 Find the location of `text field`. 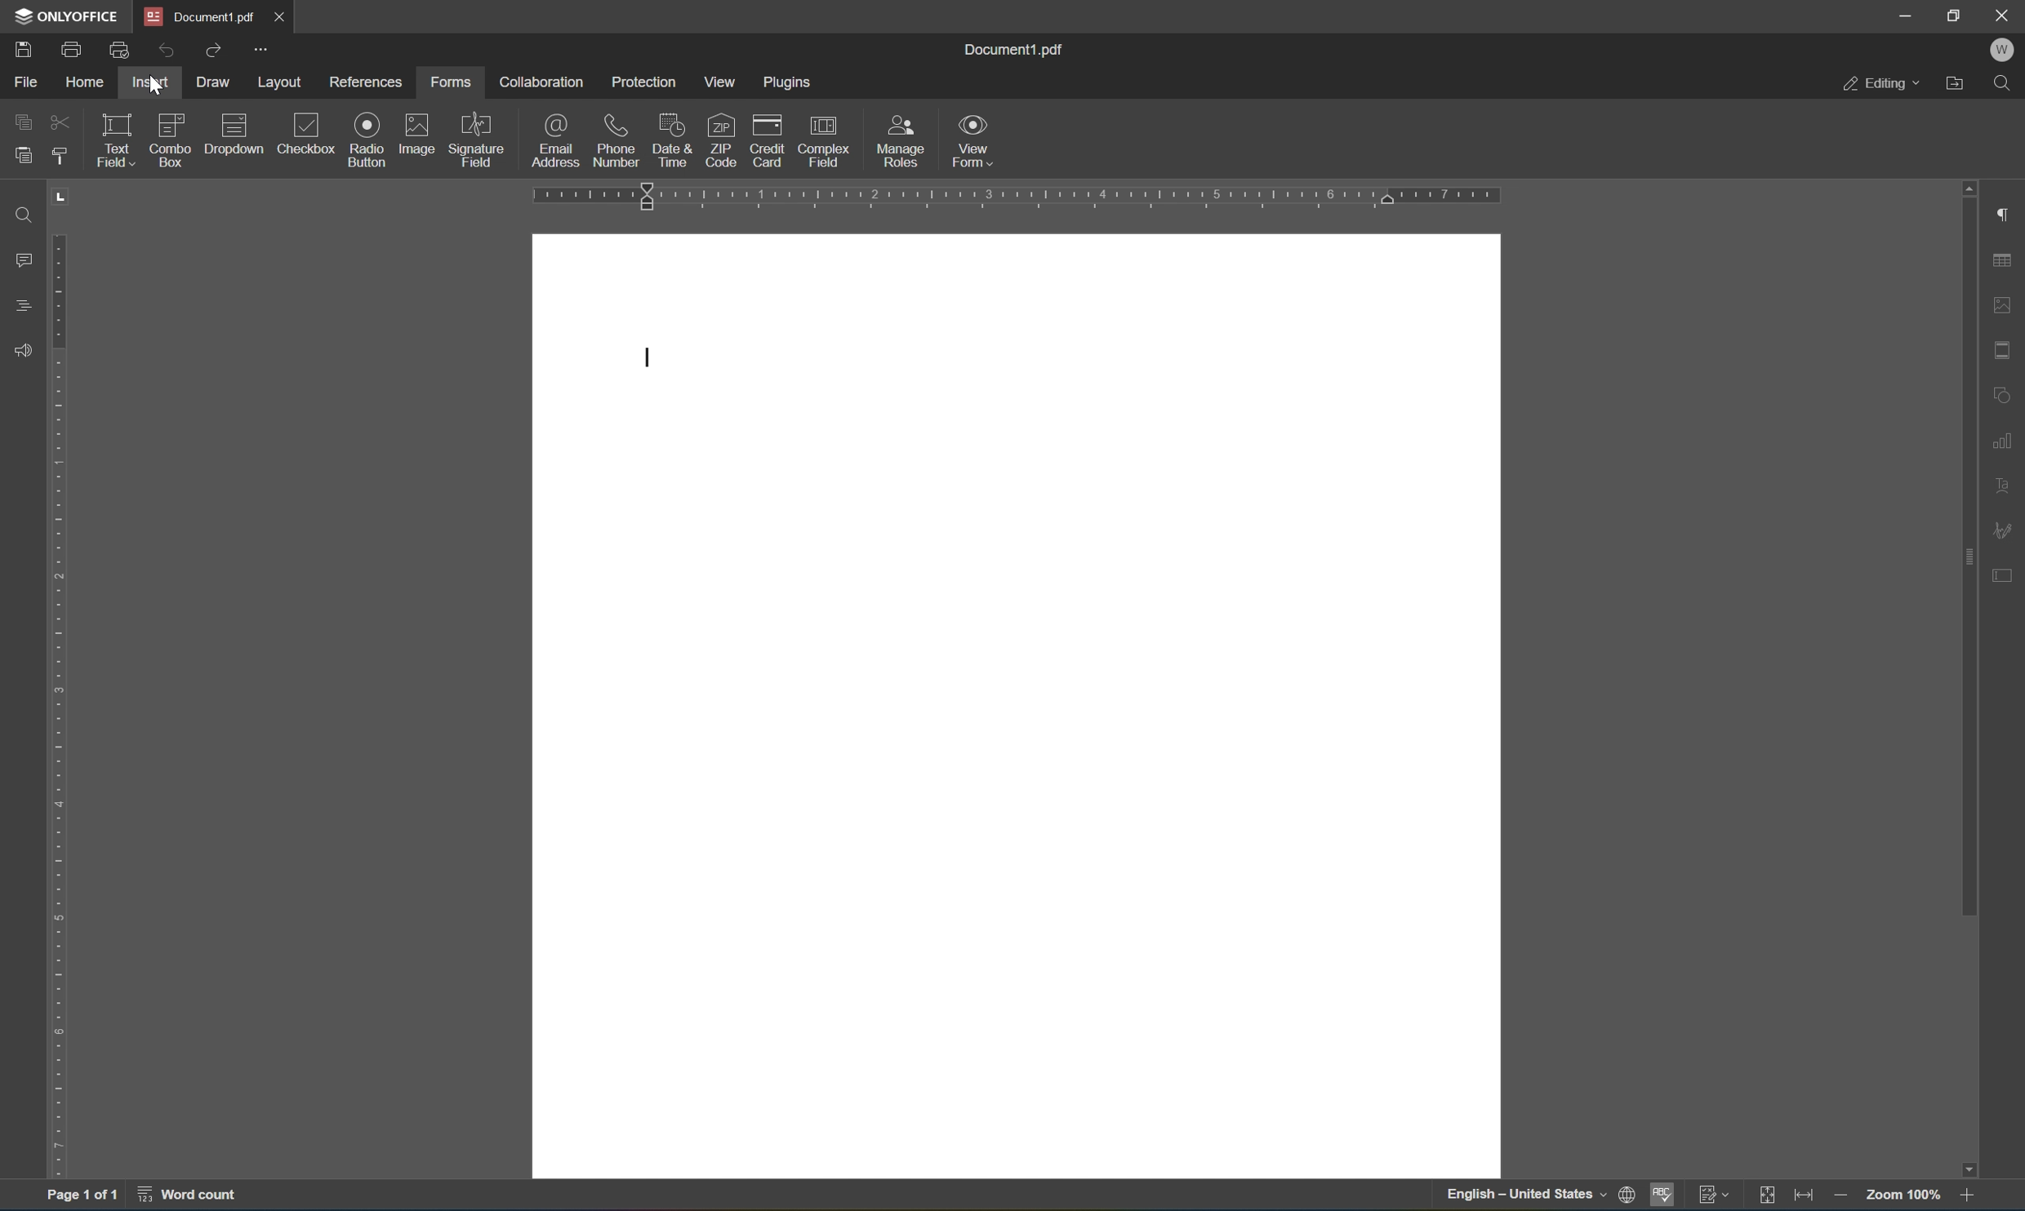

text field is located at coordinates (118, 140).